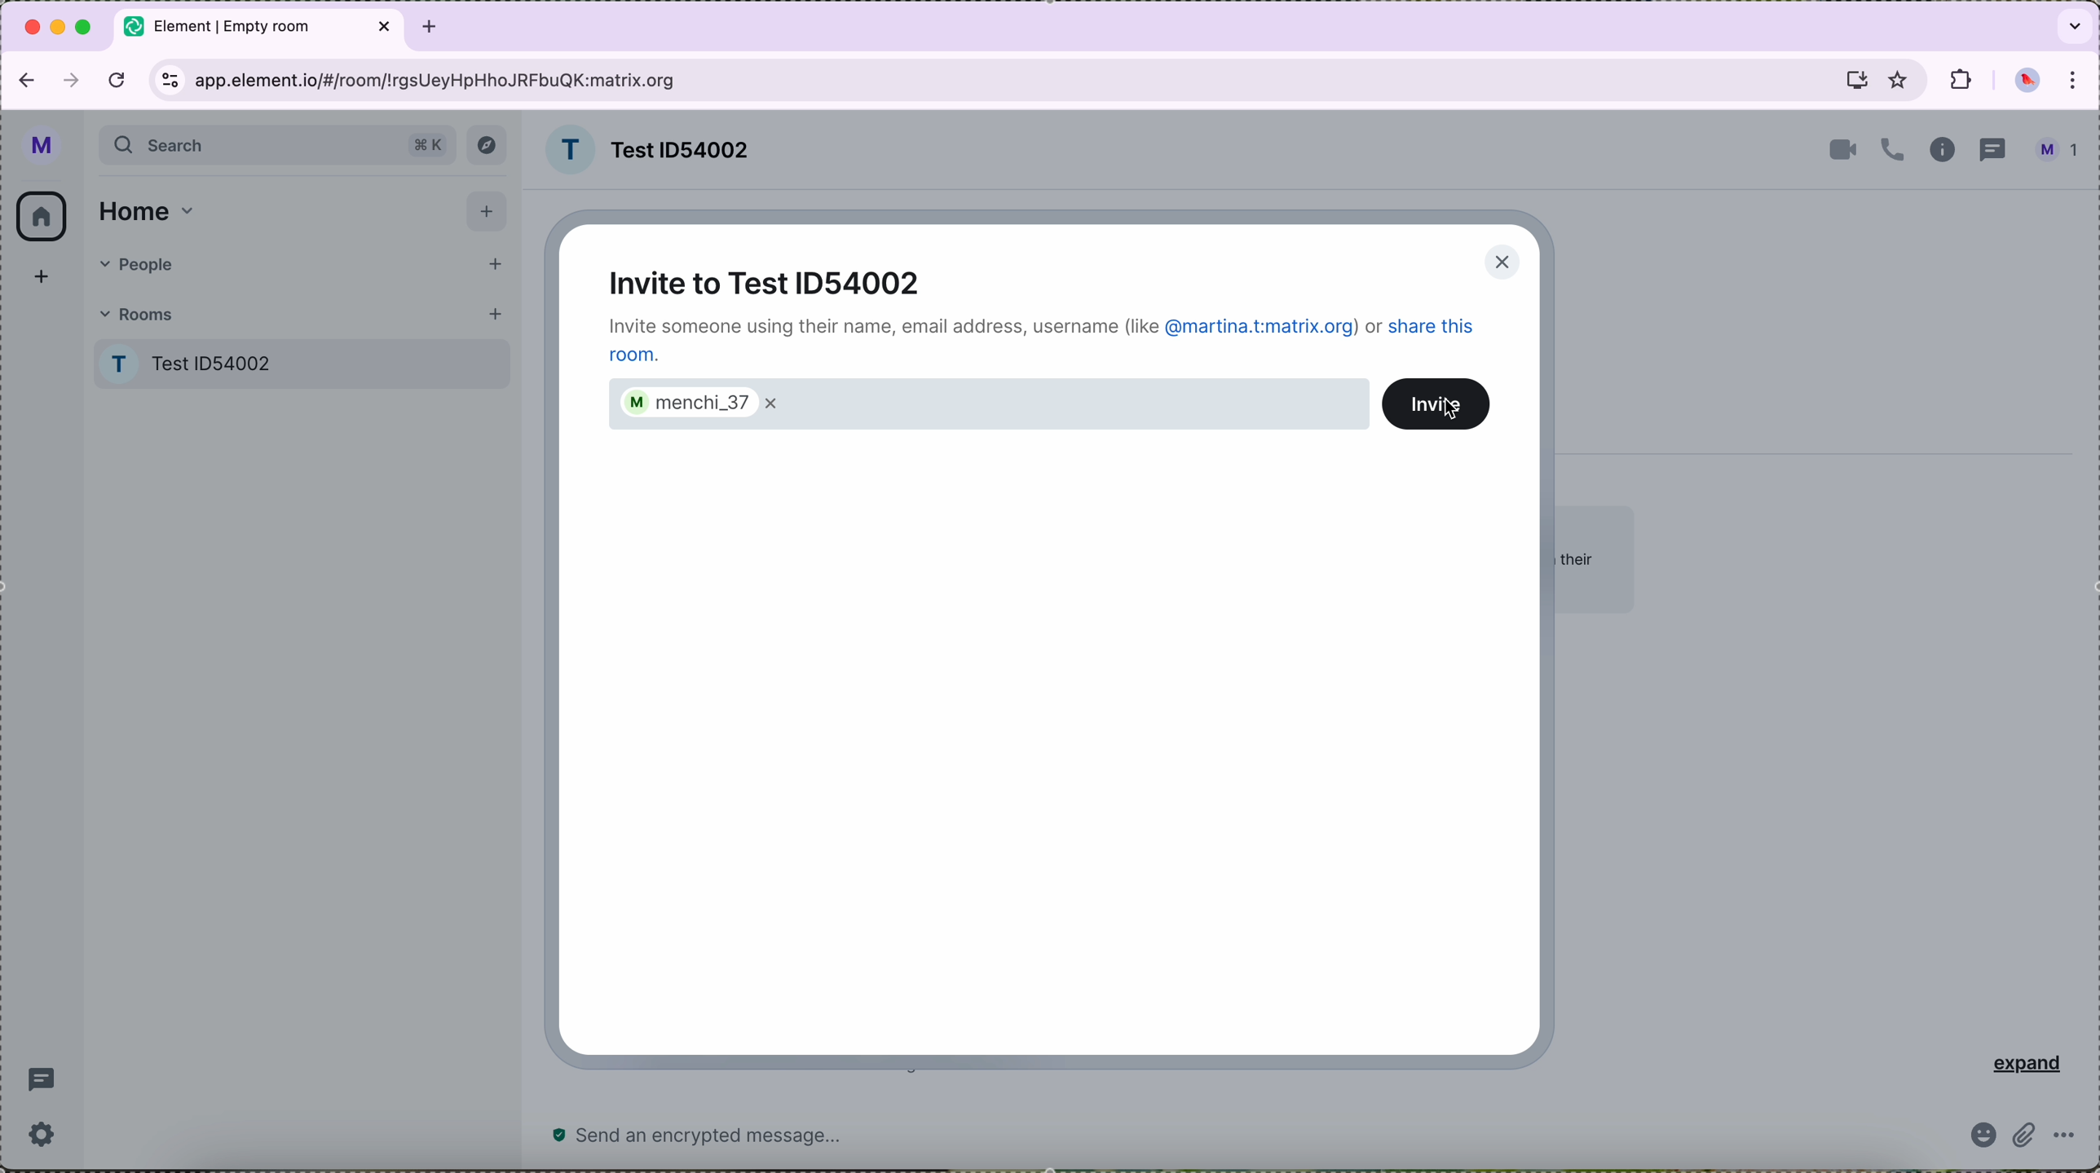  What do you see at coordinates (1993, 149) in the screenshot?
I see `threads` at bounding box center [1993, 149].